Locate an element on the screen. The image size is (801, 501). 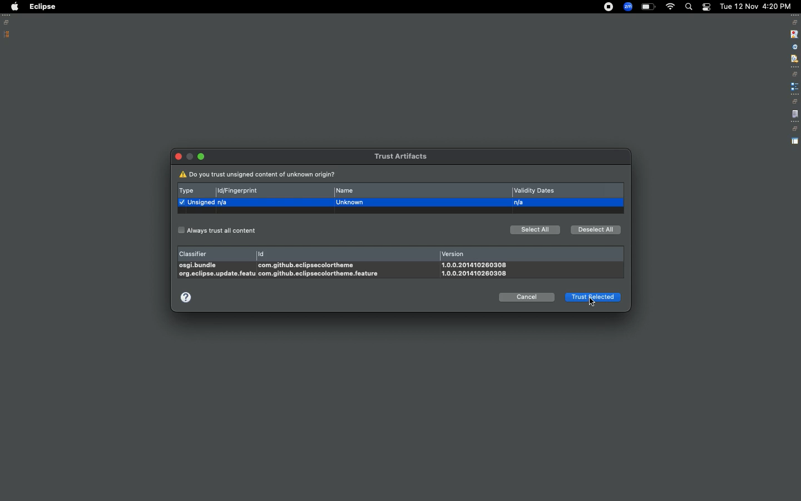
Id/fingerprint is located at coordinates (240, 191).